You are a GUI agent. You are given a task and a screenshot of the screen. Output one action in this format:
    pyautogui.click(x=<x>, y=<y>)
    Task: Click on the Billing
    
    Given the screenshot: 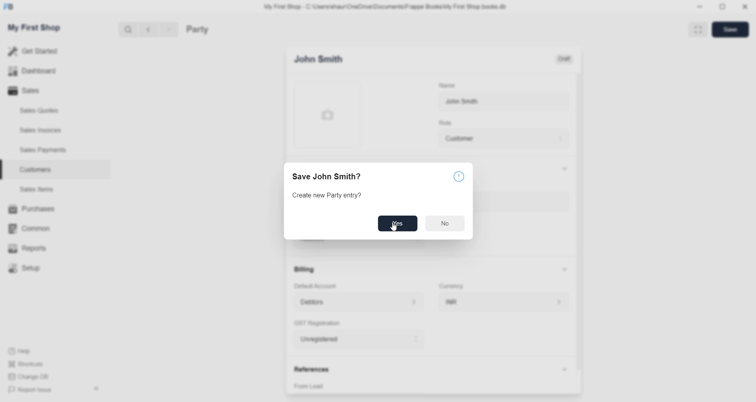 What is the action you would take?
    pyautogui.click(x=307, y=268)
    